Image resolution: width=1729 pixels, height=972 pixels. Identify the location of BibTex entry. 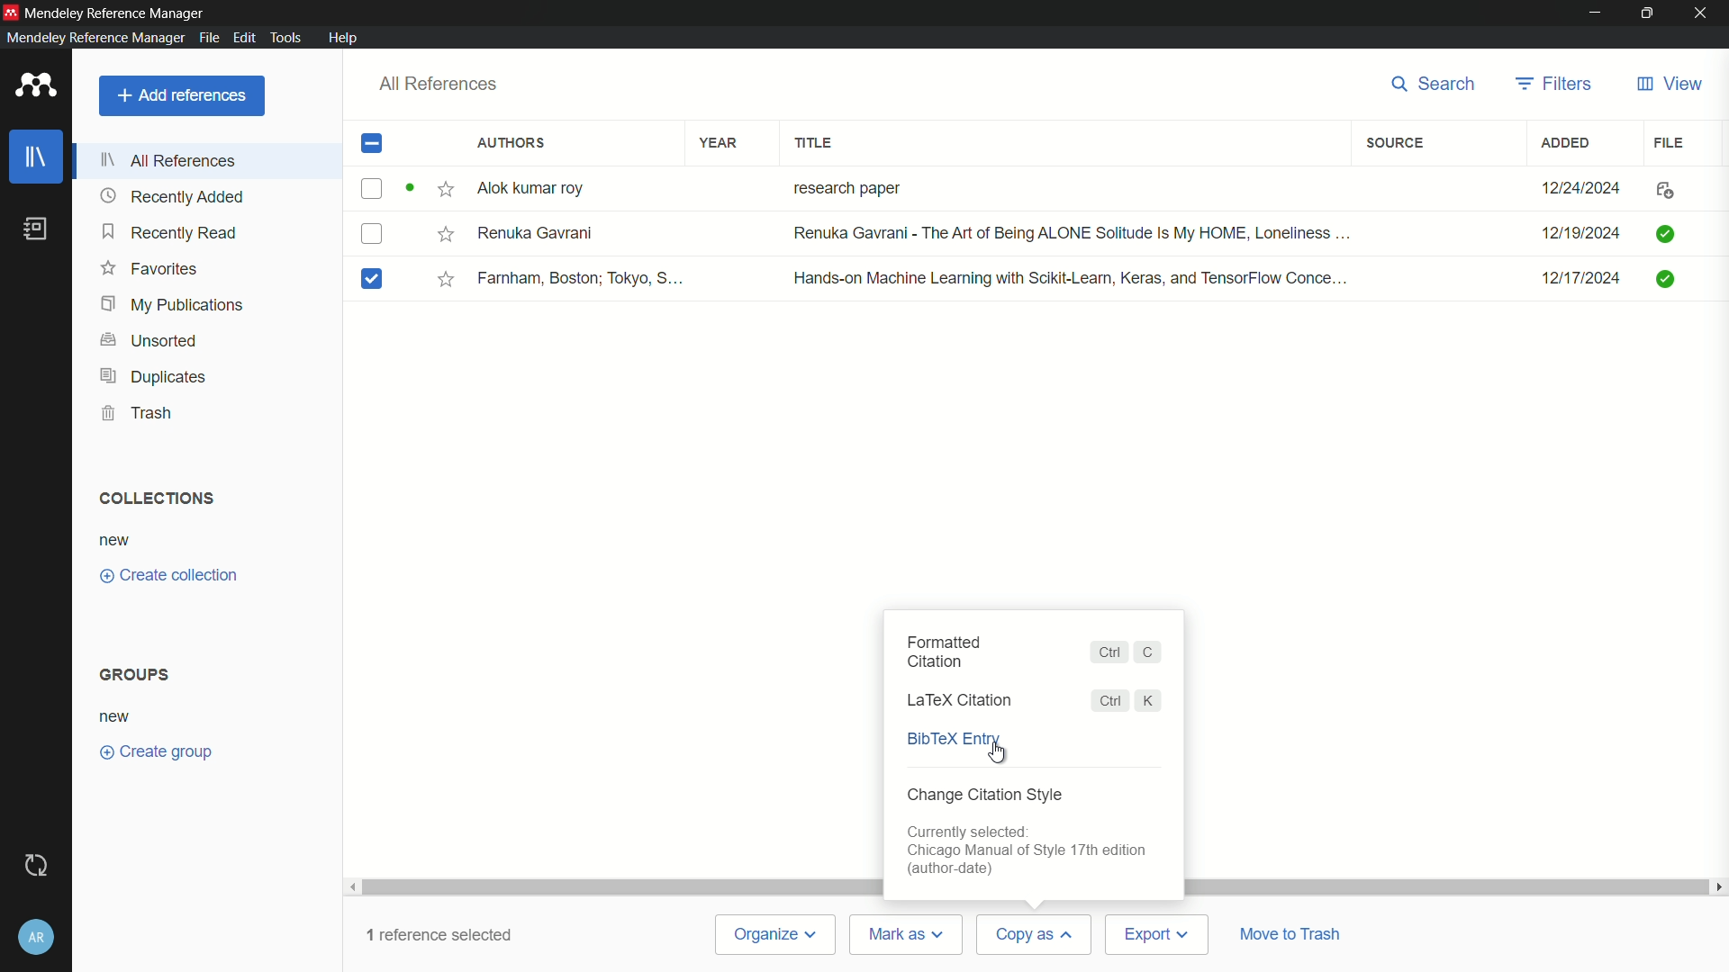
(952, 741).